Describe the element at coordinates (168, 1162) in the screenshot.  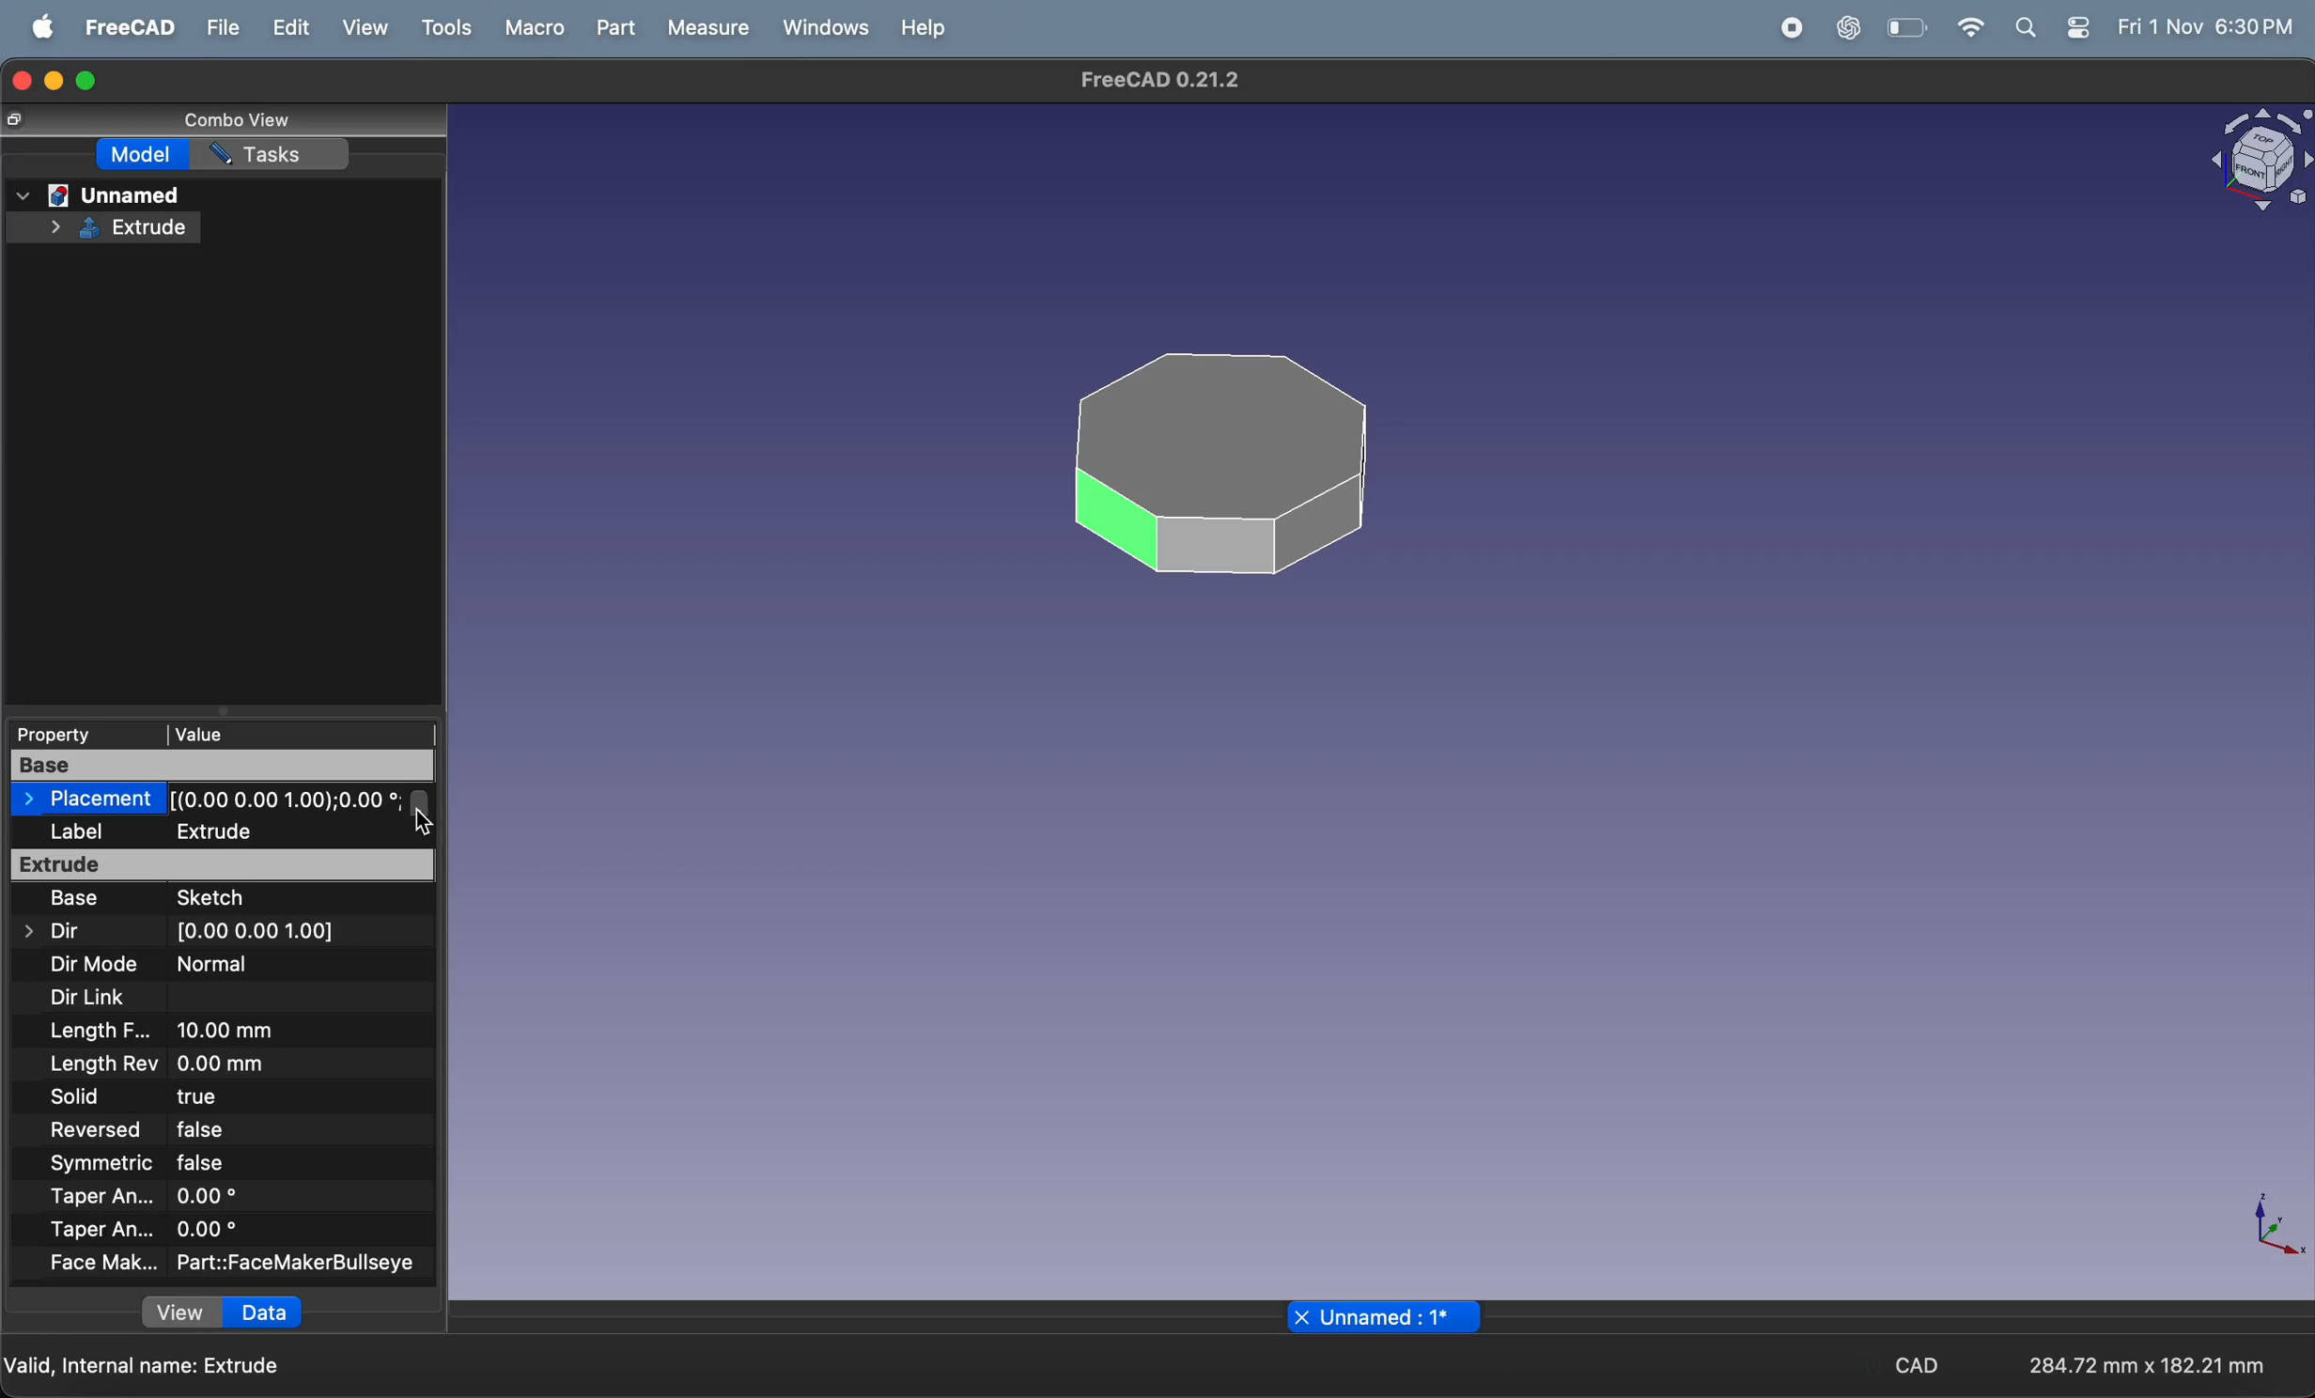
I see `Symmetric false` at that location.